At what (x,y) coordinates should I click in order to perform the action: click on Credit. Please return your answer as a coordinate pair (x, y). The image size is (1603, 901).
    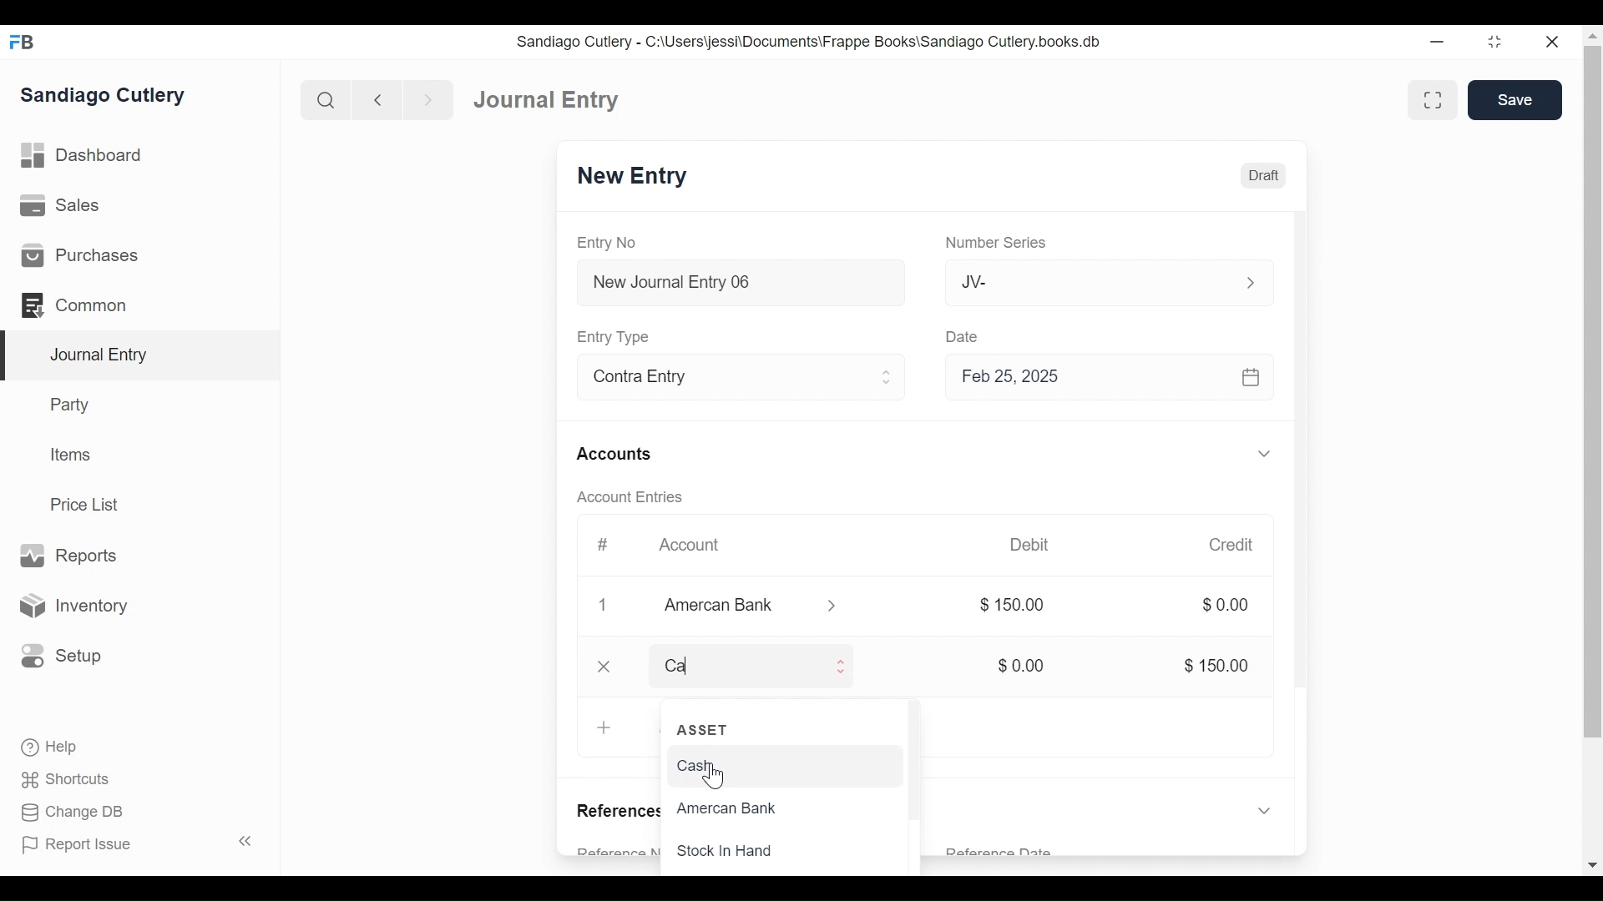
    Looking at the image, I should click on (1228, 544).